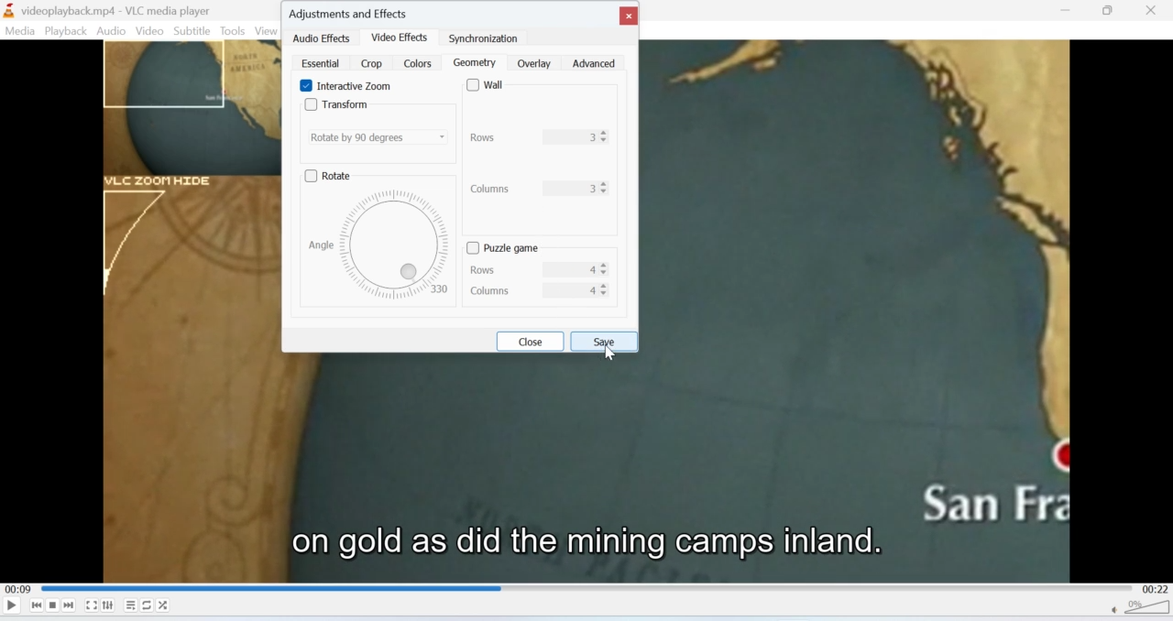  I want to click on Shuffle, so click(164, 605).